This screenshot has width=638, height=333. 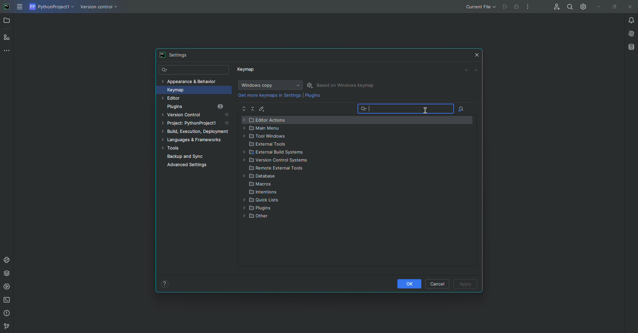 What do you see at coordinates (194, 140) in the screenshot?
I see `Languages and Framework` at bounding box center [194, 140].